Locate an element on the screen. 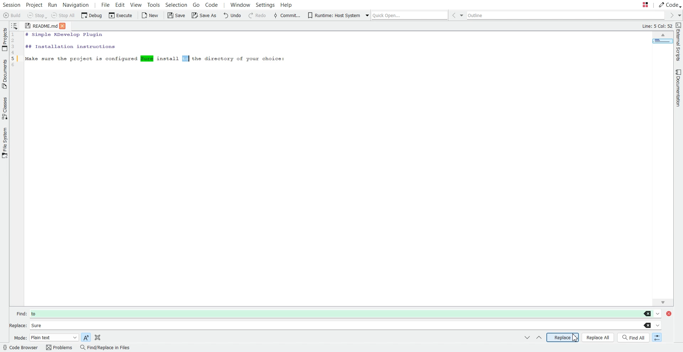 The image size is (683, 352). Commit is located at coordinates (287, 15).